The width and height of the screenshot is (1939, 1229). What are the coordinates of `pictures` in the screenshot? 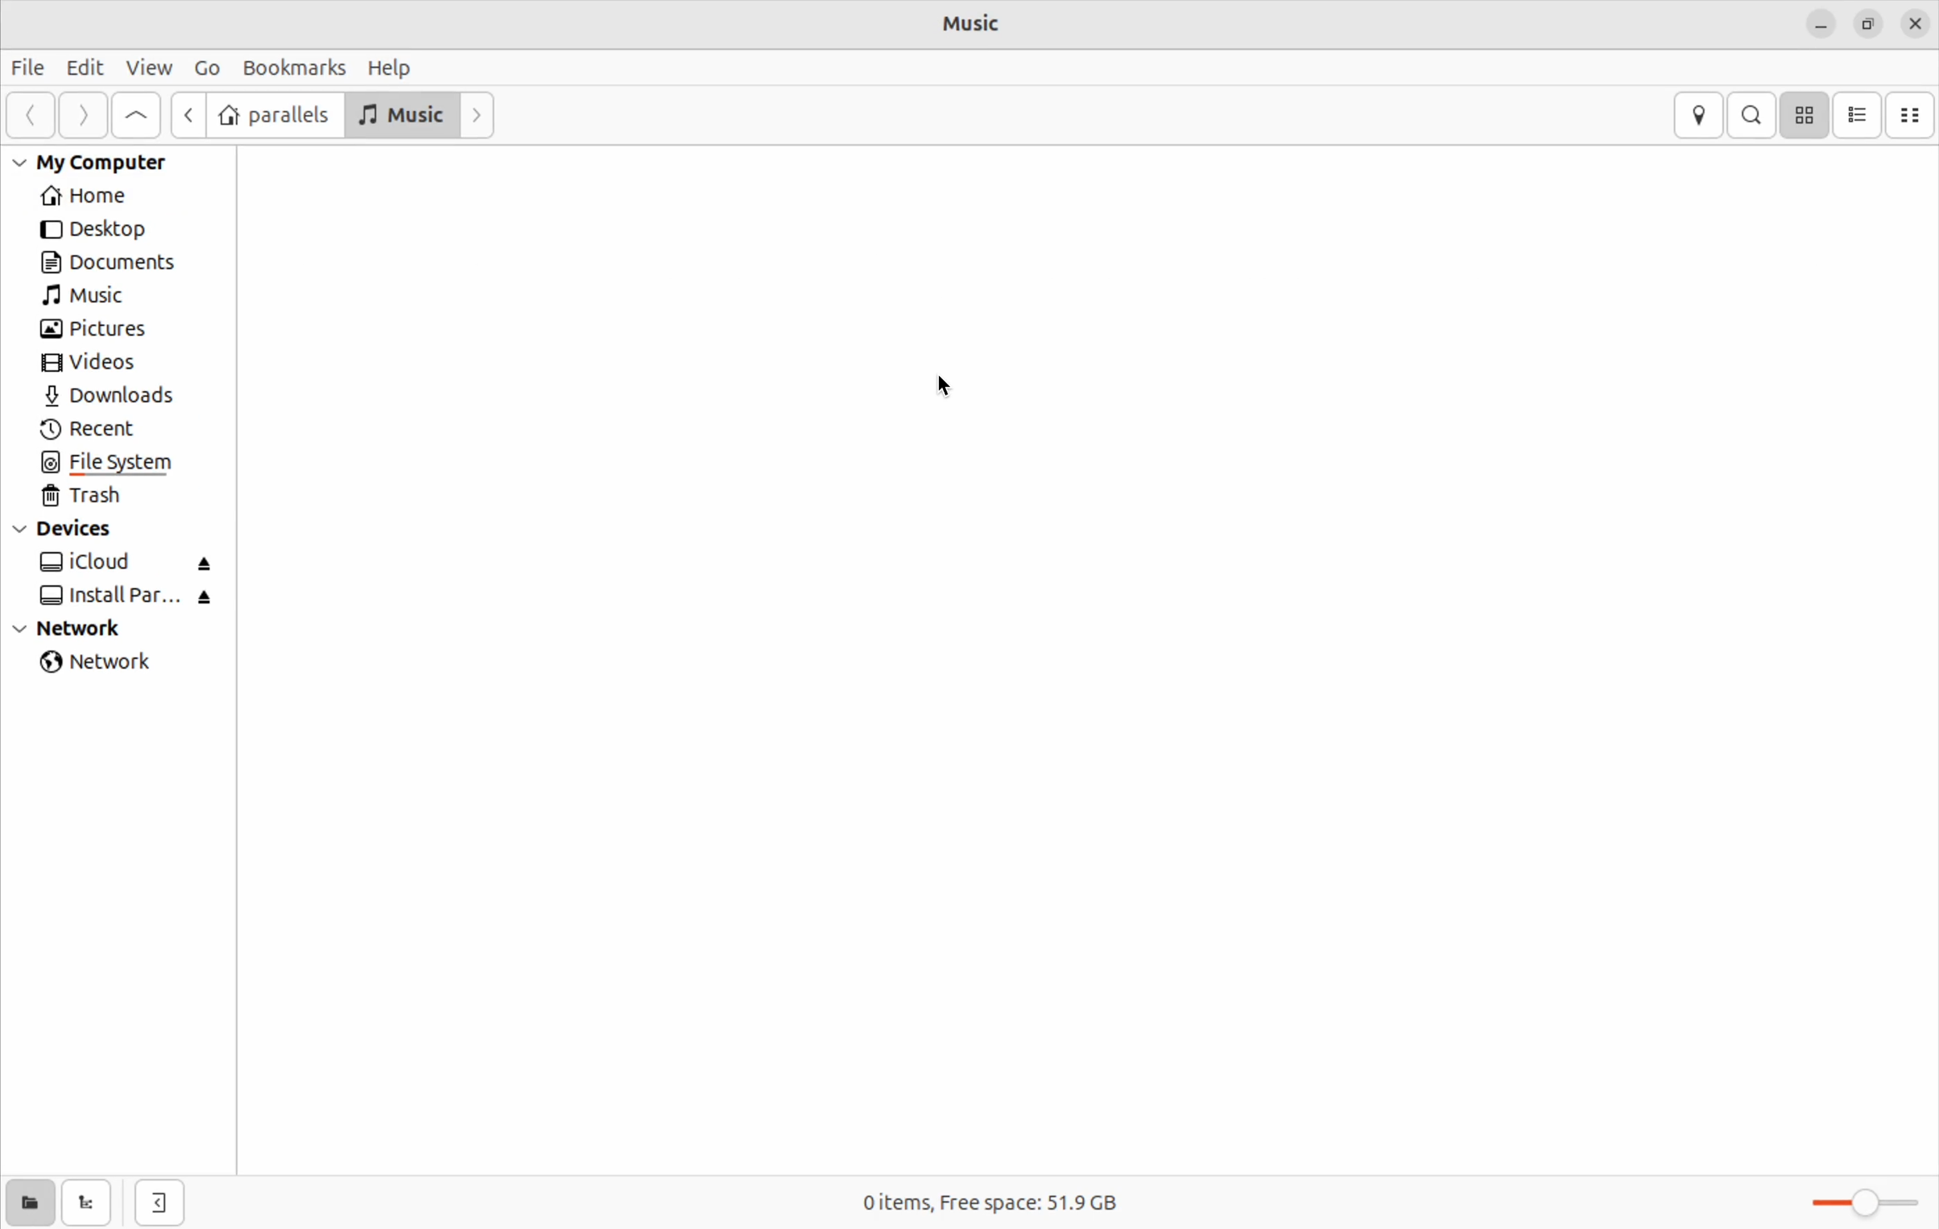 It's located at (97, 329).